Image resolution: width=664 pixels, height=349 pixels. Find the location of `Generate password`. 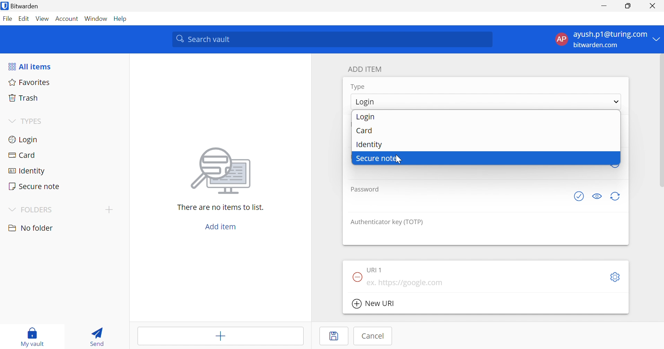

Generate password is located at coordinates (616, 197).